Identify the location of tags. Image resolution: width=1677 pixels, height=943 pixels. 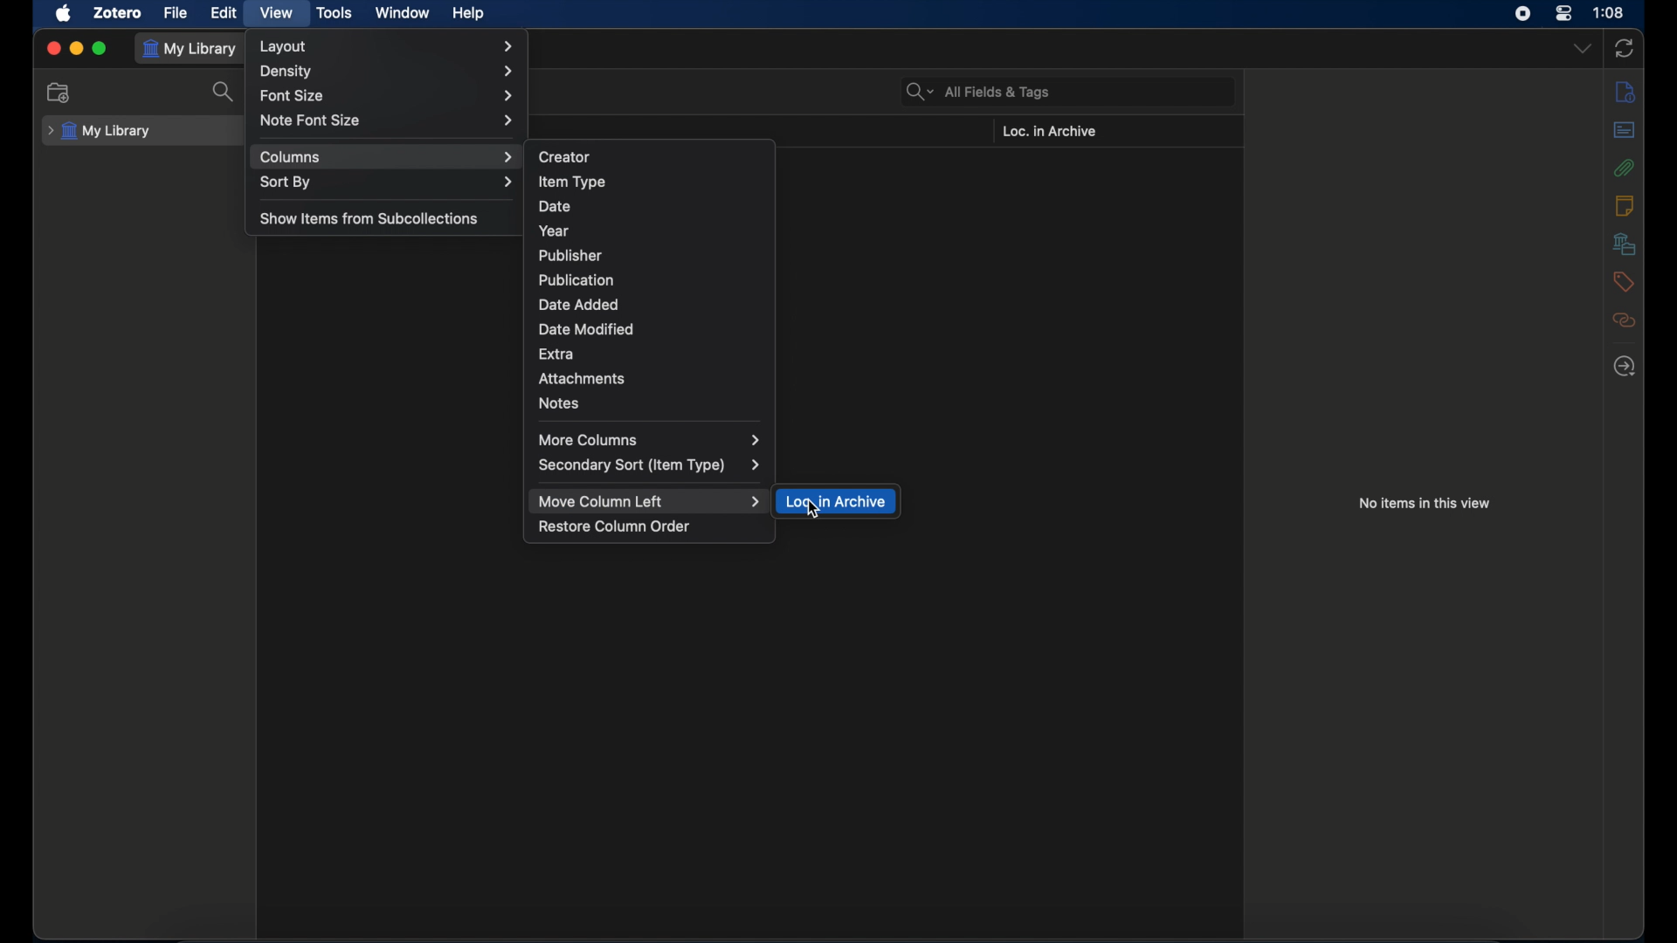
(1623, 282).